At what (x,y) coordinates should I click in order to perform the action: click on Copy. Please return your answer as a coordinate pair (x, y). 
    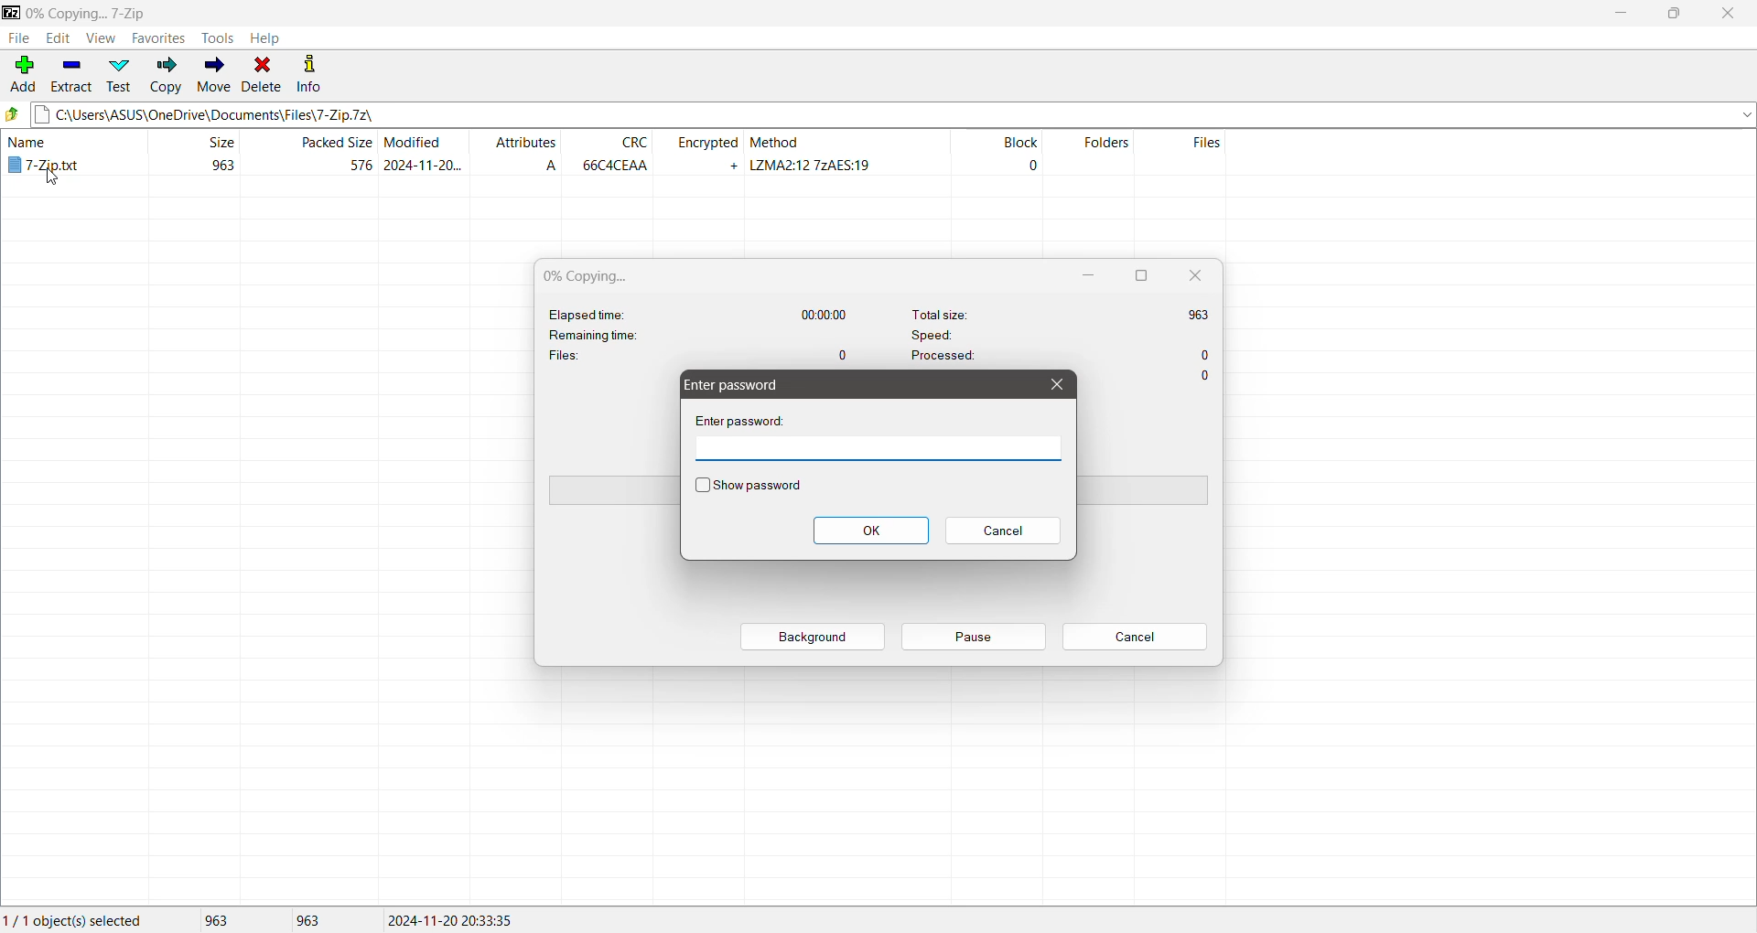
    Looking at the image, I should click on (166, 74).